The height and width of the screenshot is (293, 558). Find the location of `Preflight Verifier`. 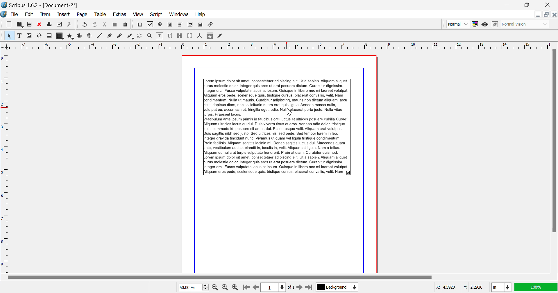

Preflight Verifier is located at coordinates (60, 24).